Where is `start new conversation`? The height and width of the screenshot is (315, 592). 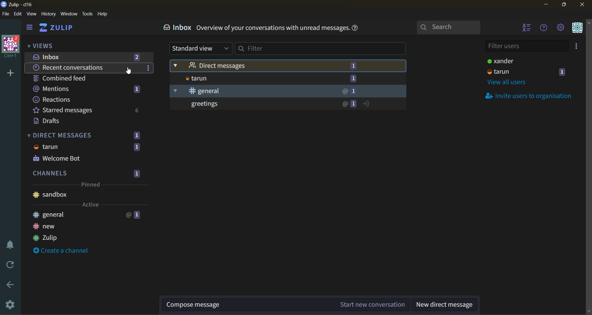 start new conversation is located at coordinates (371, 305).